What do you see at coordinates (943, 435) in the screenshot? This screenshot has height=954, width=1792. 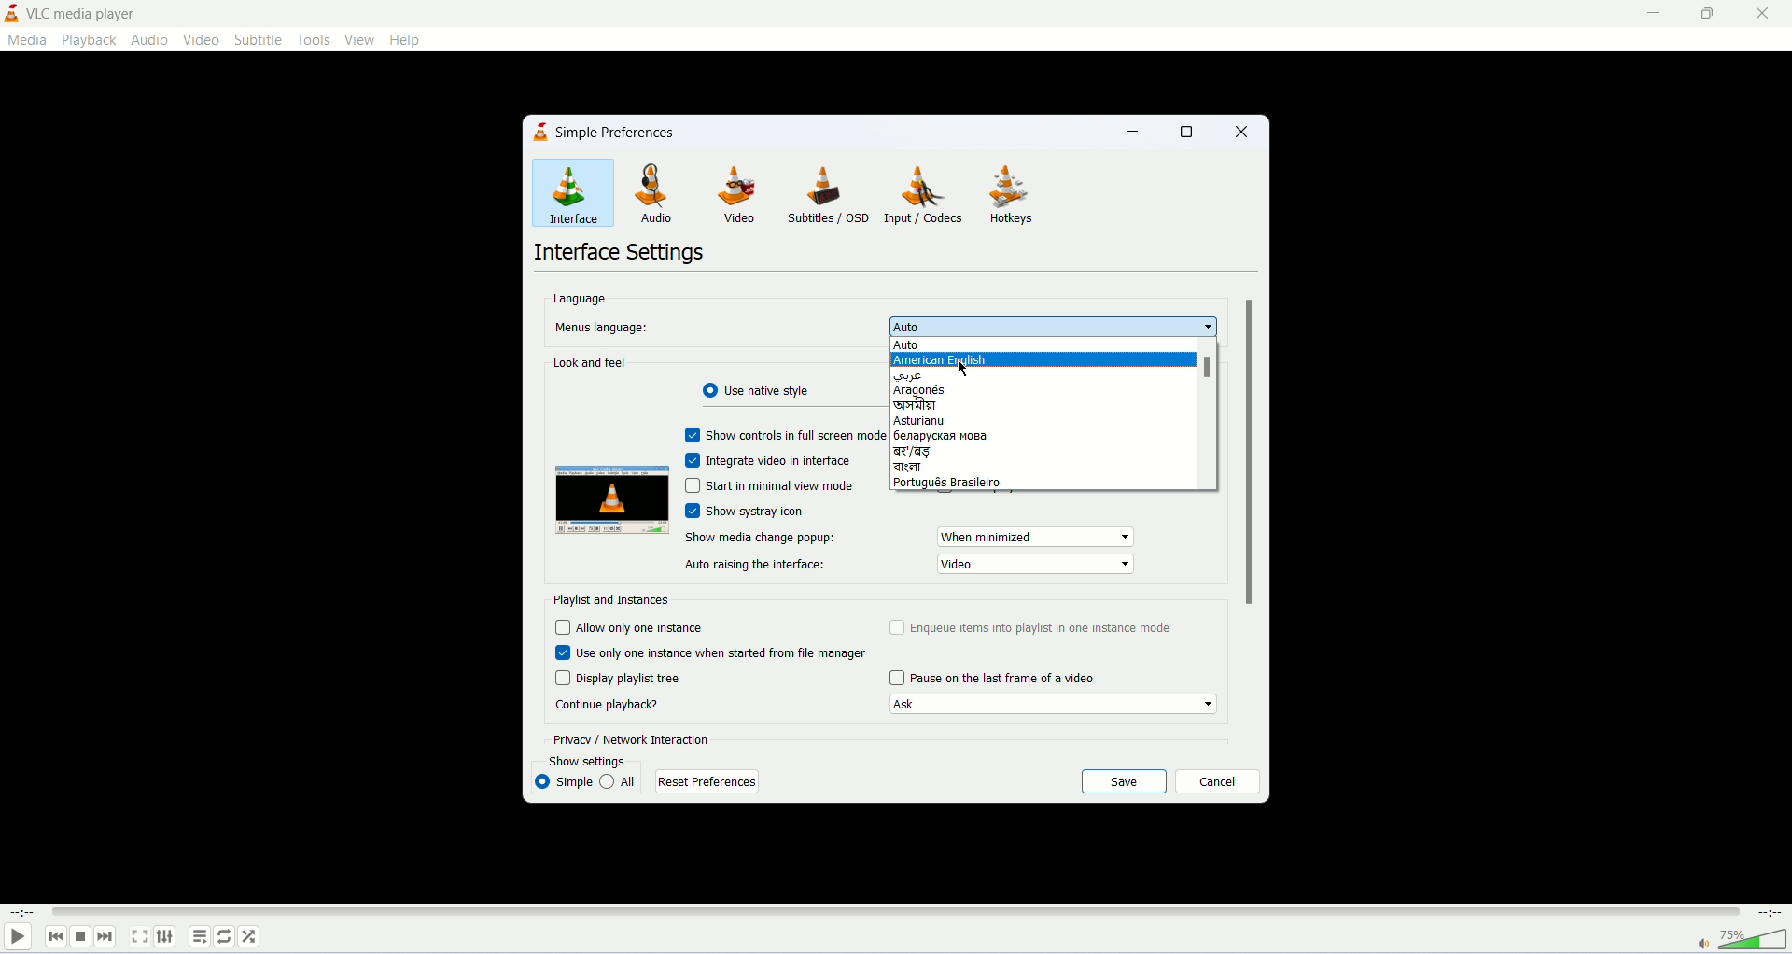 I see `belarusian` at bounding box center [943, 435].